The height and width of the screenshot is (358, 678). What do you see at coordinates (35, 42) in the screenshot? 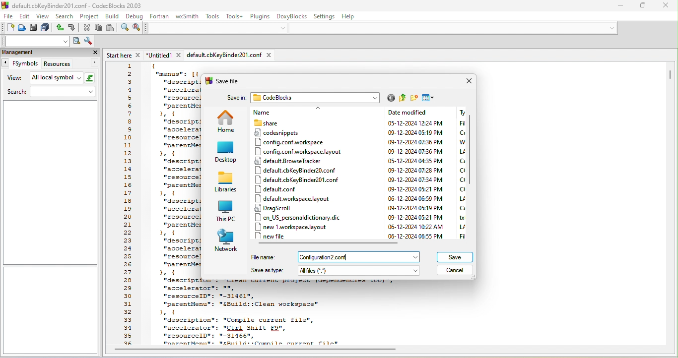
I see `text to search` at bounding box center [35, 42].